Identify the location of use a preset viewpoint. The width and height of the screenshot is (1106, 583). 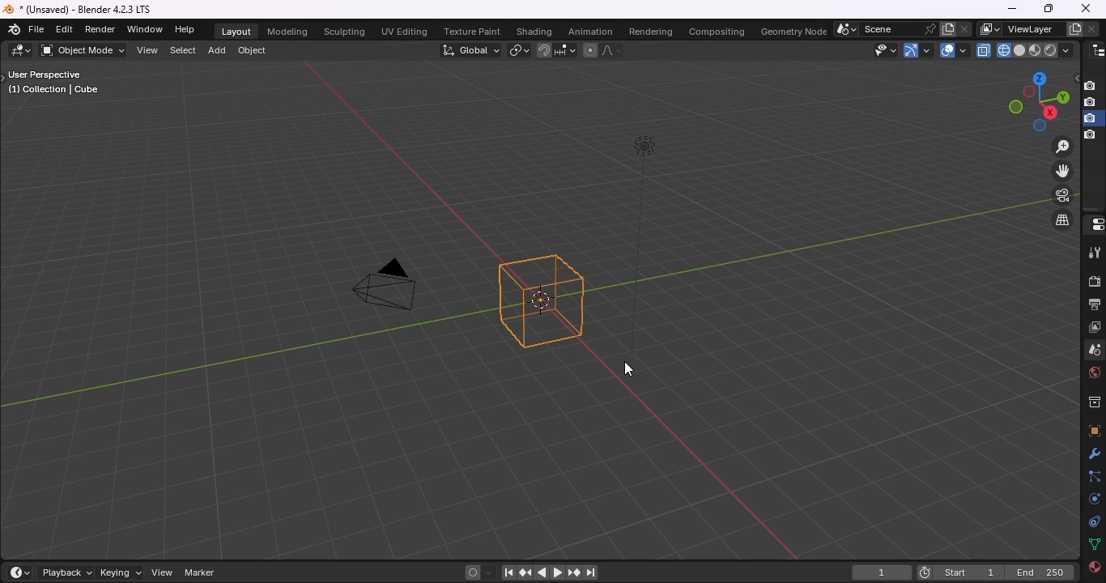
(1033, 102).